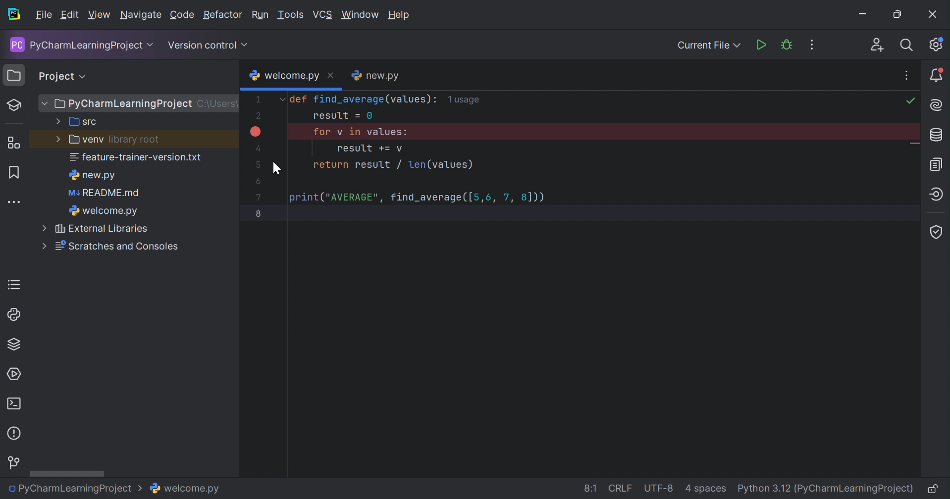 The height and width of the screenshot is (499, 950). I want to click on README.md, so click(104, 194).